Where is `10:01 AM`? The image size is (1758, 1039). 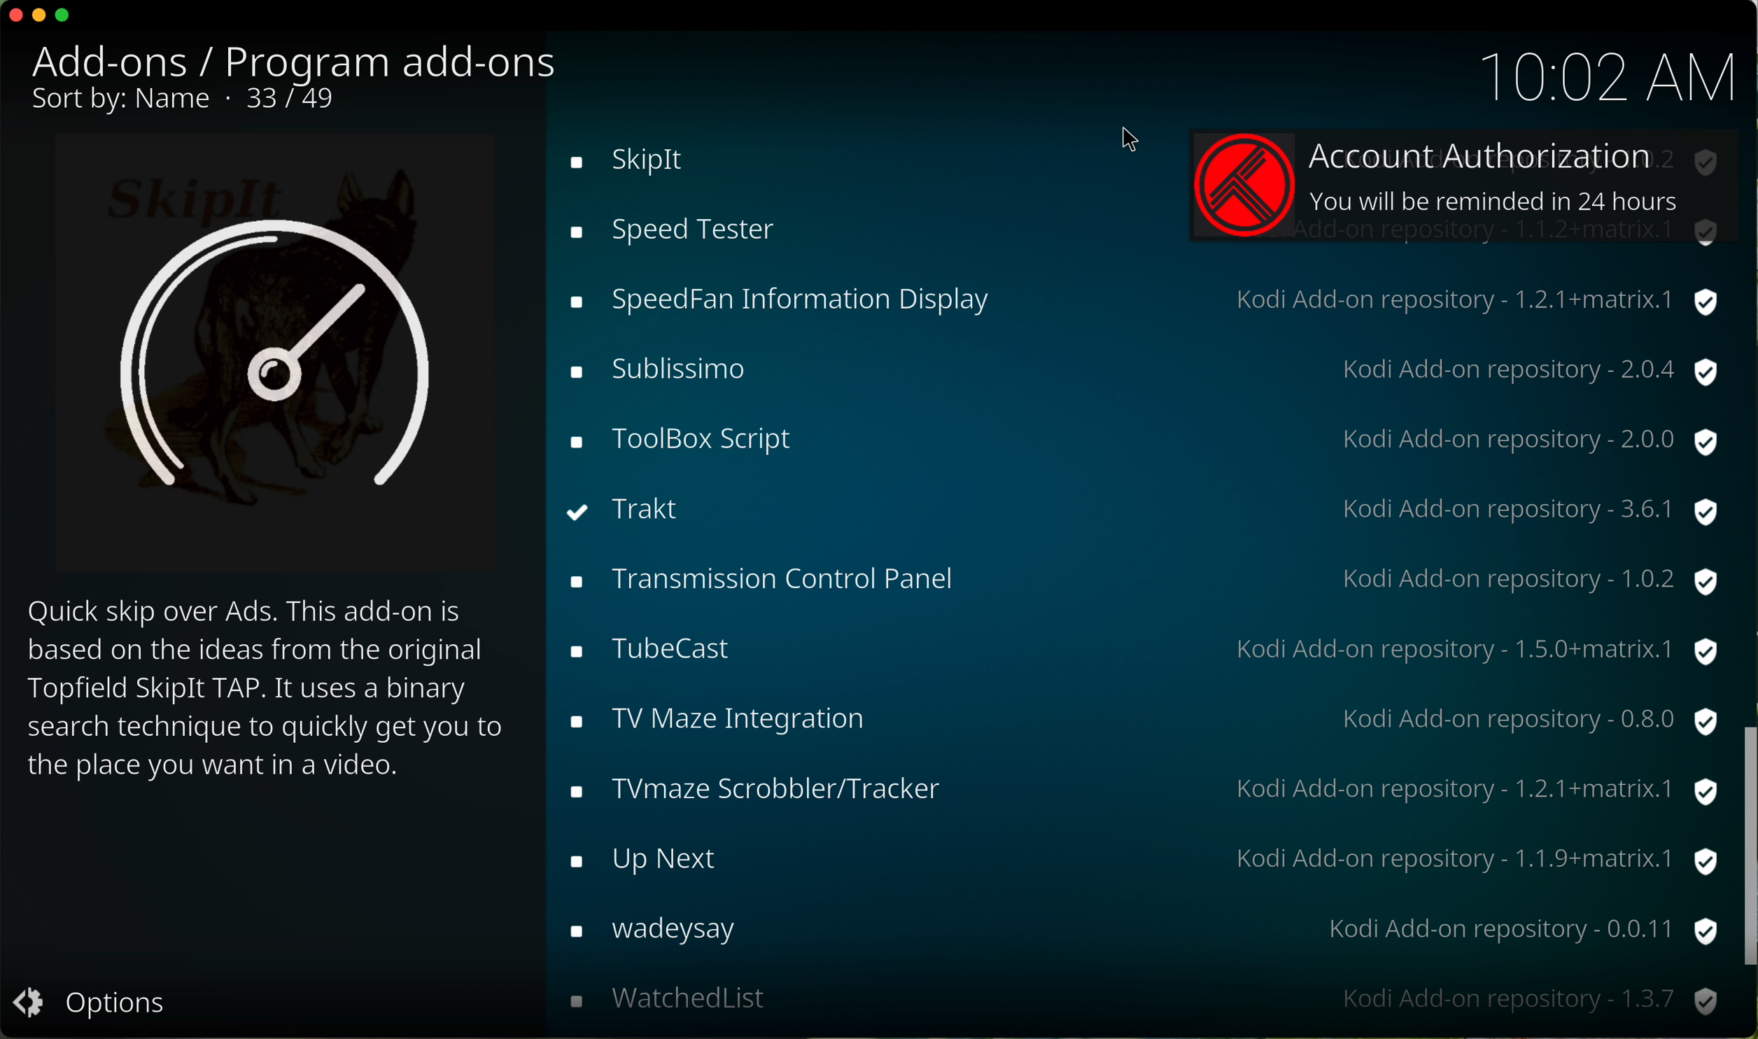 10:01 AM is located at coordinates (1606, 74).